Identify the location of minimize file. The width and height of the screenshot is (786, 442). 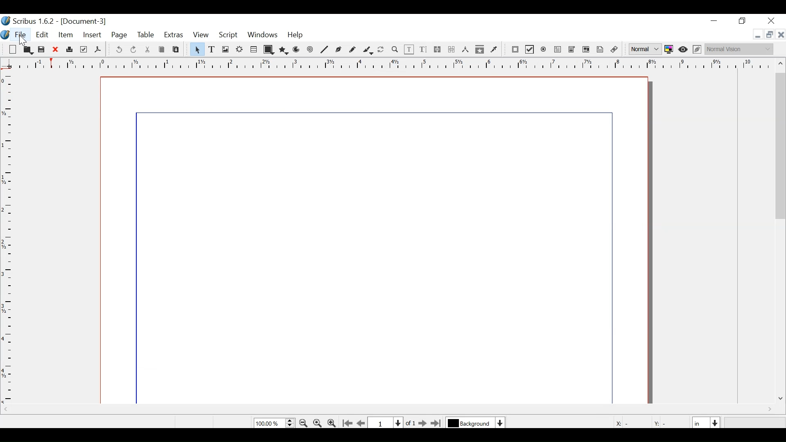
(756, 35).